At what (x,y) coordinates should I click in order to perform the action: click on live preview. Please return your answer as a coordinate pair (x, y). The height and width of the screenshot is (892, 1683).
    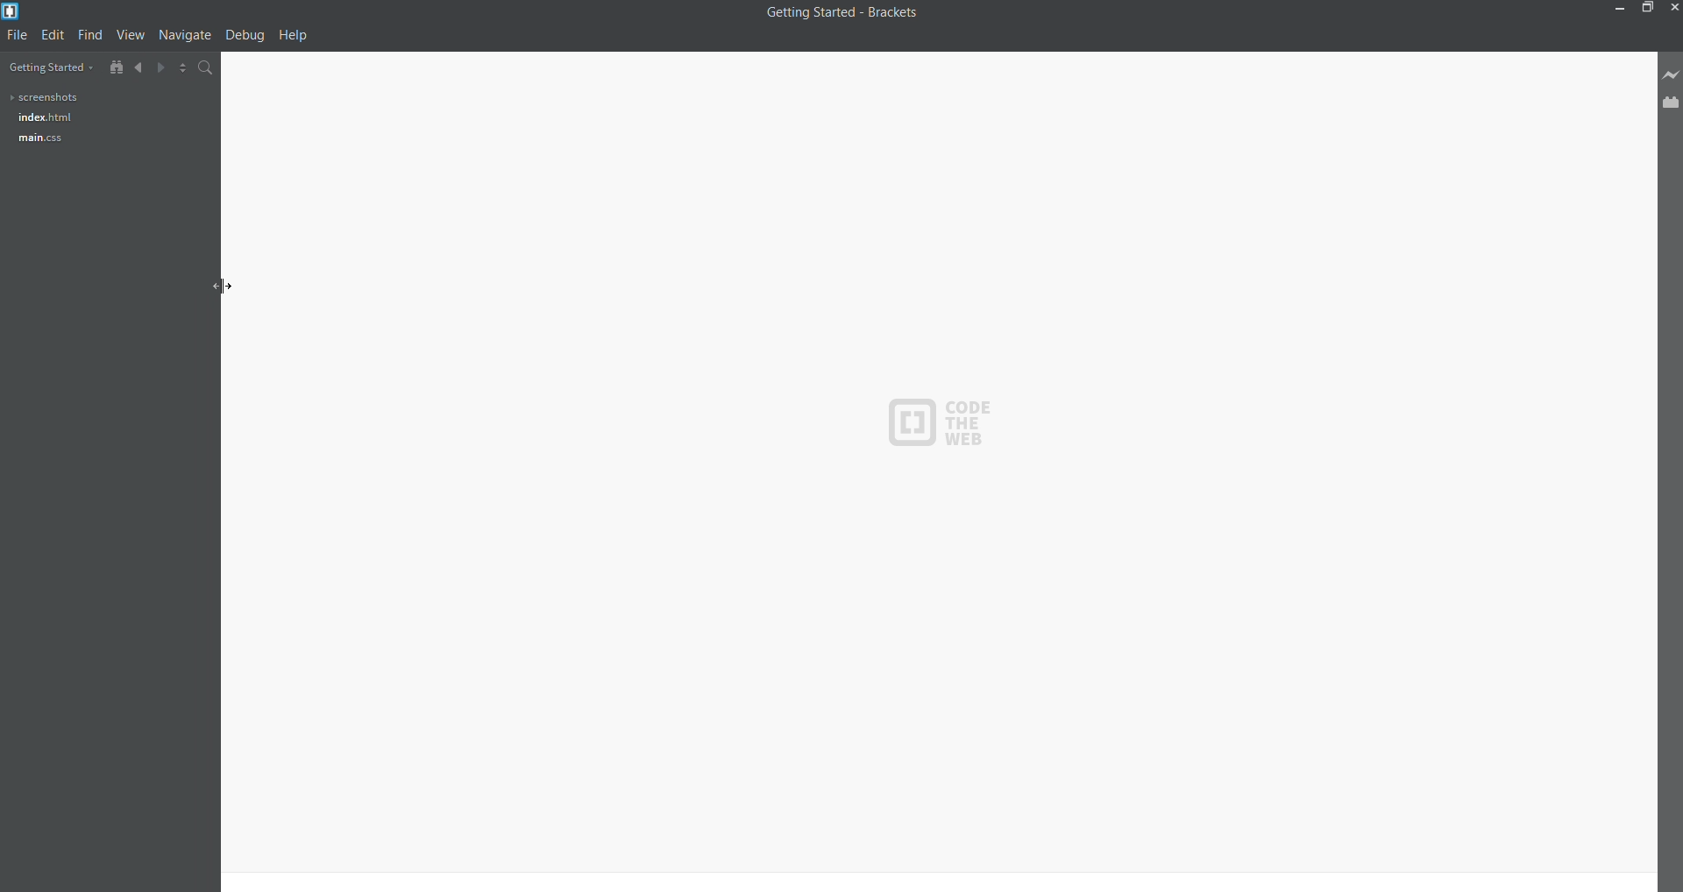
    Looking at the image, I should click on (1668, 74).